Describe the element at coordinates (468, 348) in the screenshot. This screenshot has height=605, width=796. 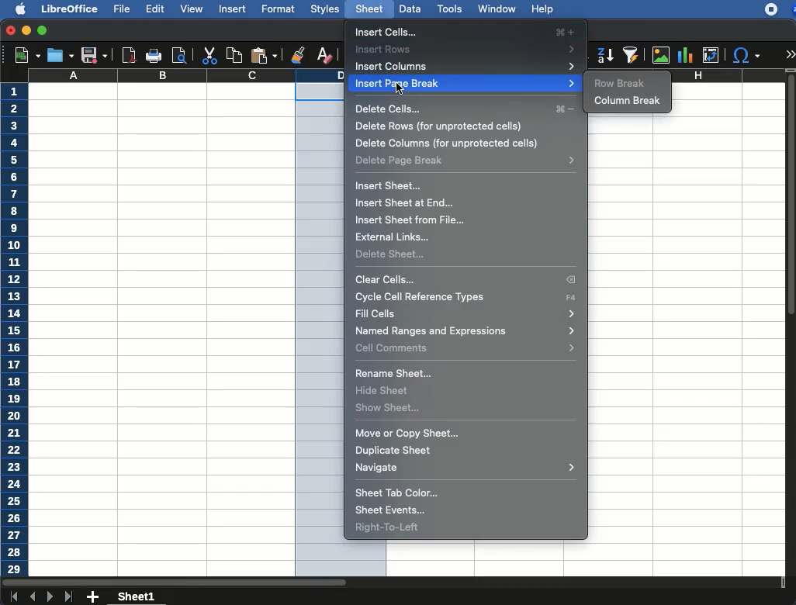
I see `cell commands` at that location.